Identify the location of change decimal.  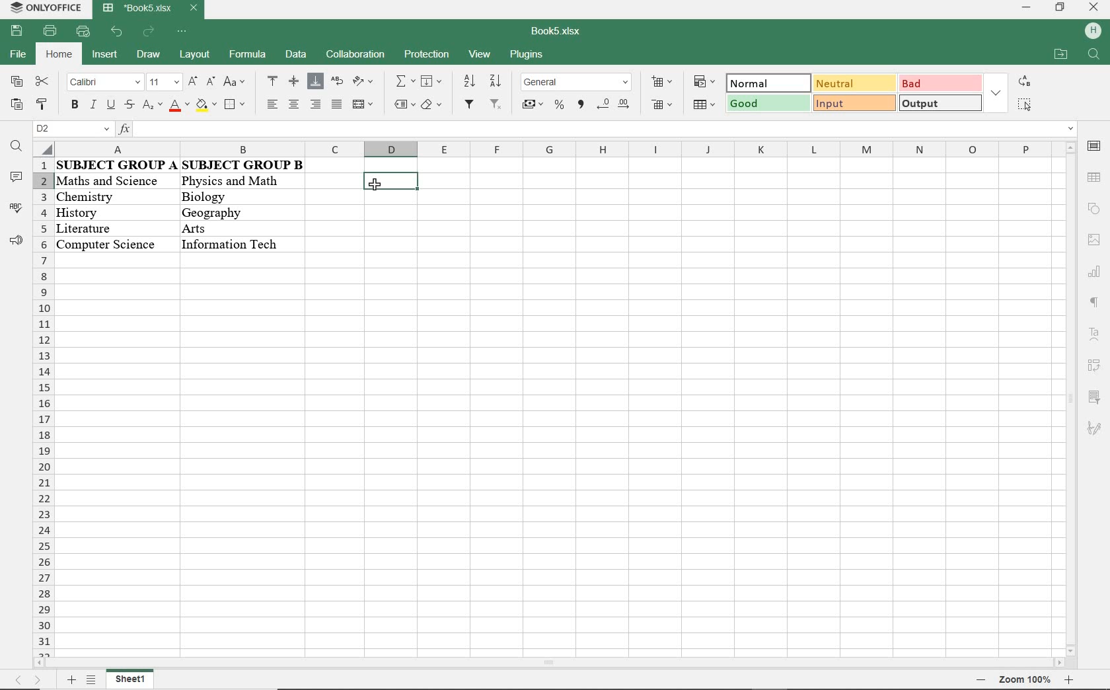
(612, 104).